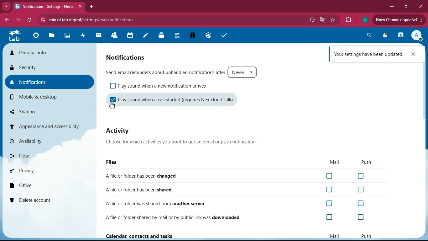 Image resolution: width=428 pixels, height=241 pixels. Describe the element at coordinates (31, 53) in the screenshot. I see `personal info` at that location.